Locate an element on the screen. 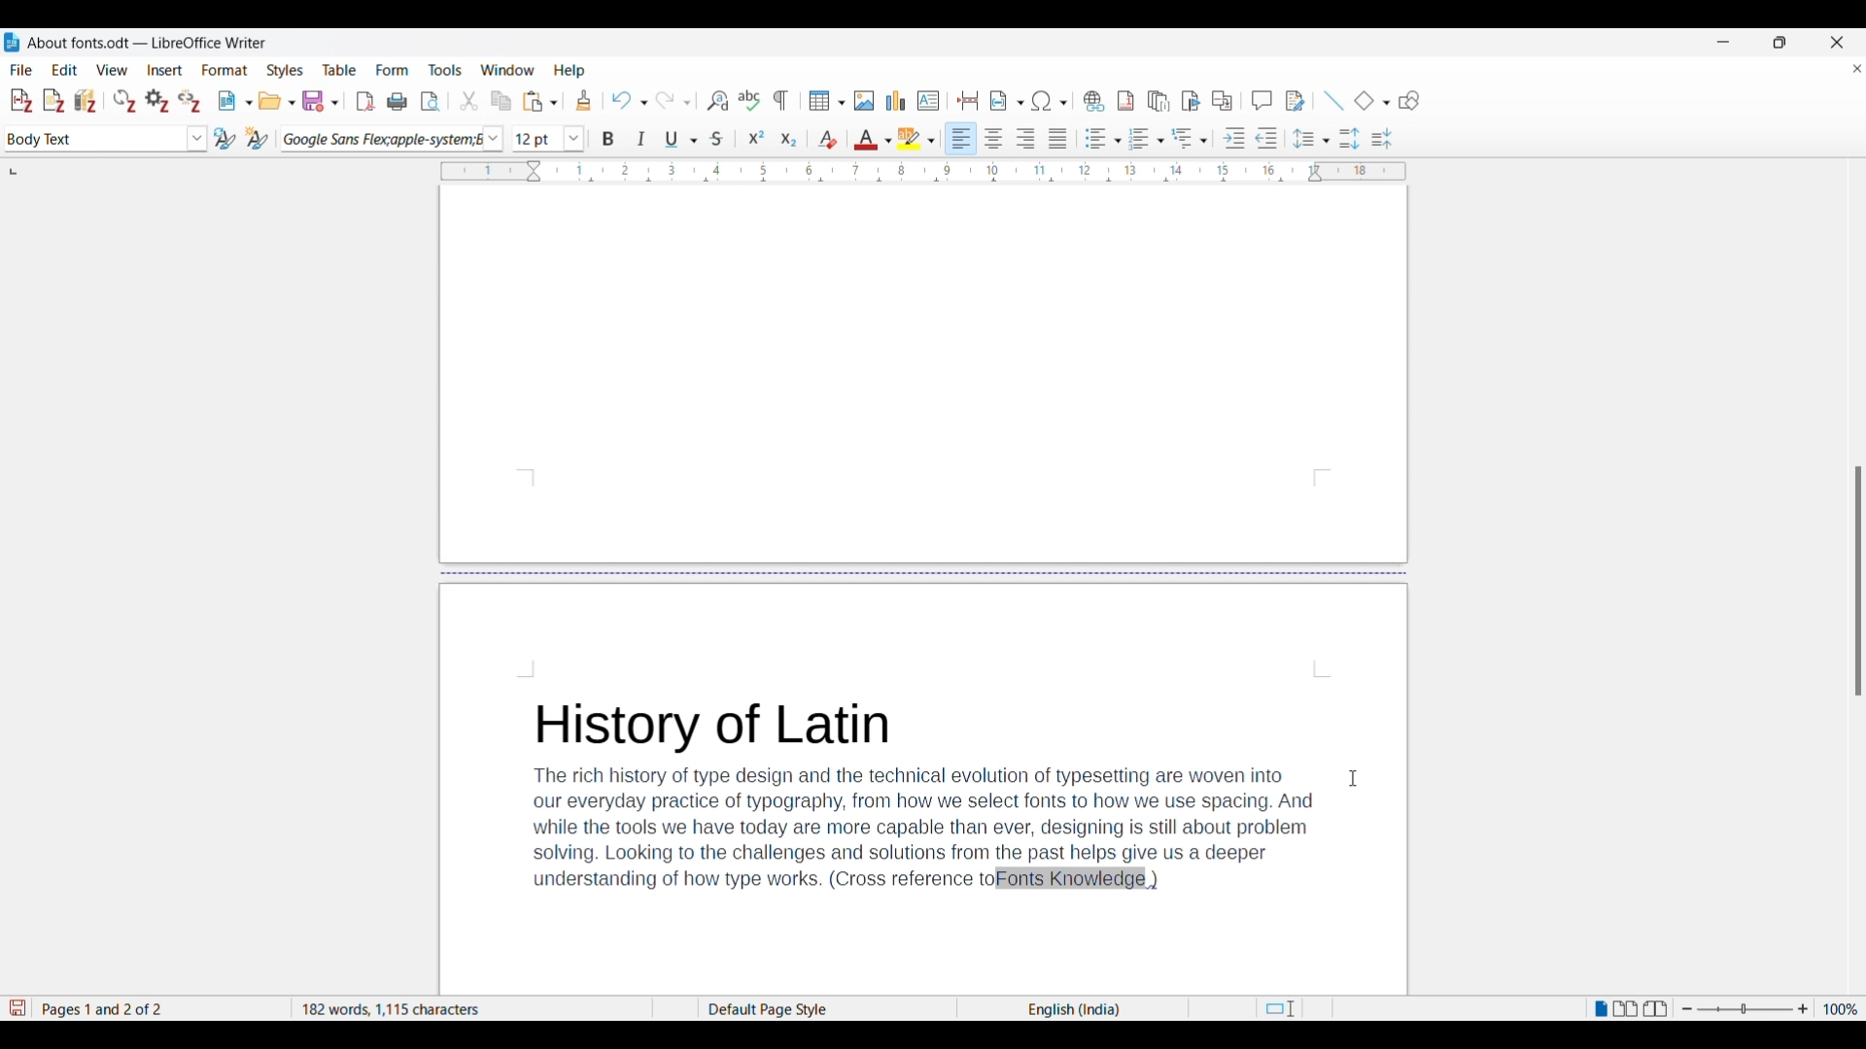 This screenshot has height=1049, width=1866. Align right is located at coordinates (1025, 138).